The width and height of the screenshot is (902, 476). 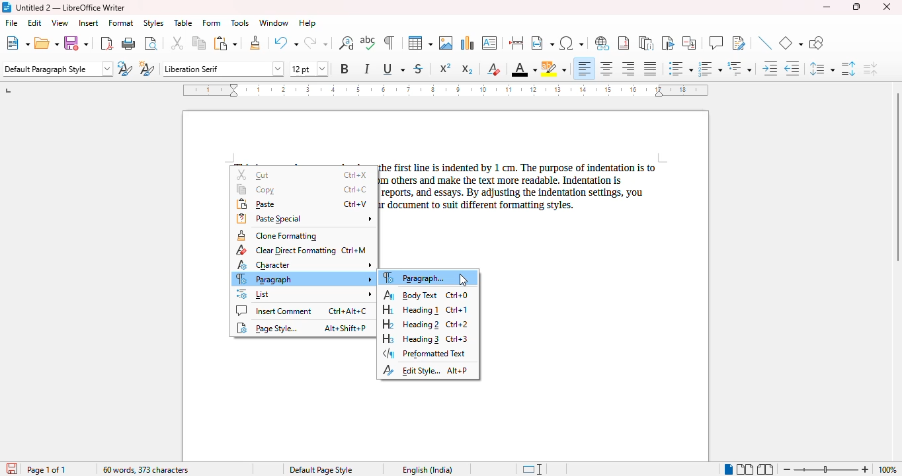 What do you see at coordinates (321, 469) in the screenshot?
I see `page style` at bounding box center [321, 469].